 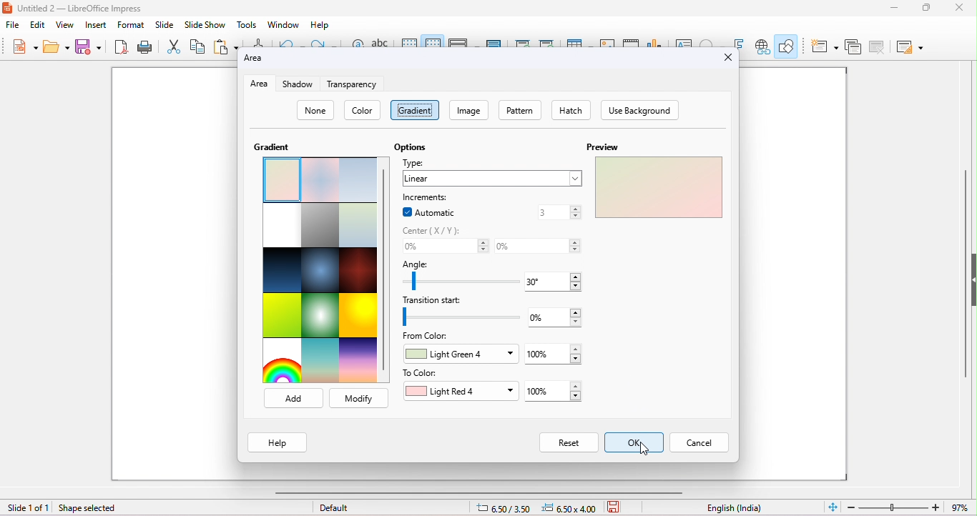 What do you see at coordinates (895, 8) in the screenshot?
I see `minimize` at bounding box center [895, 8].